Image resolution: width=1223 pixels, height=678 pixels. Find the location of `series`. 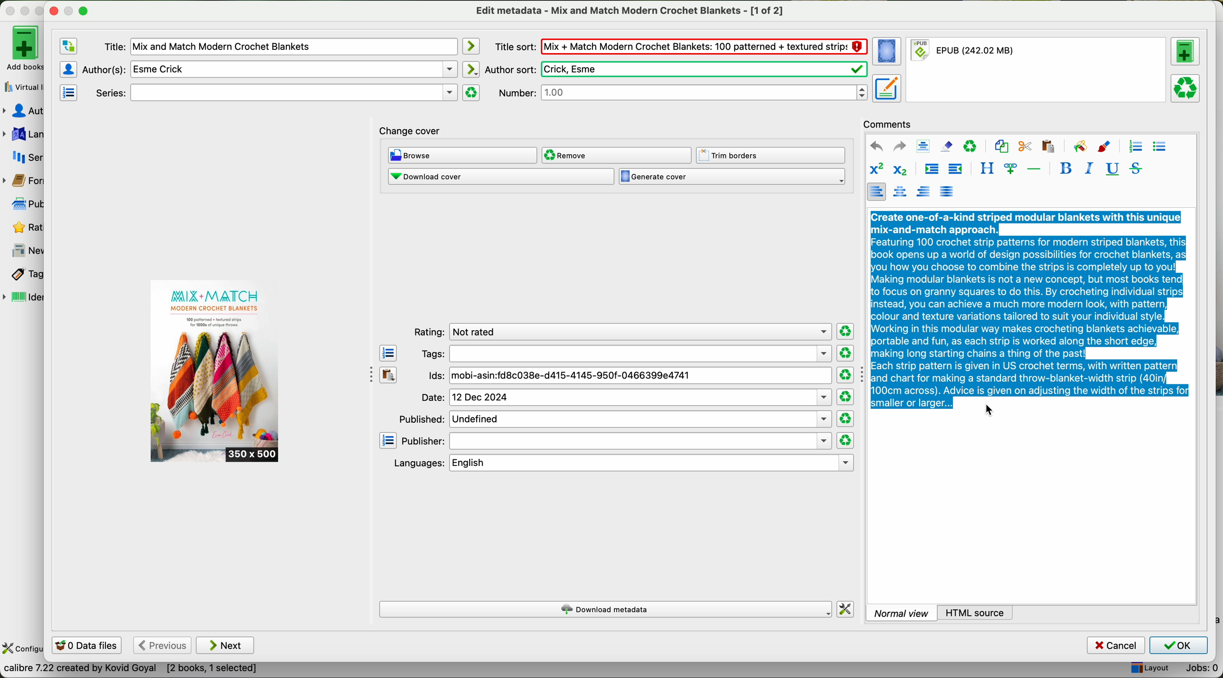

series is located at coordinates (23, 157).